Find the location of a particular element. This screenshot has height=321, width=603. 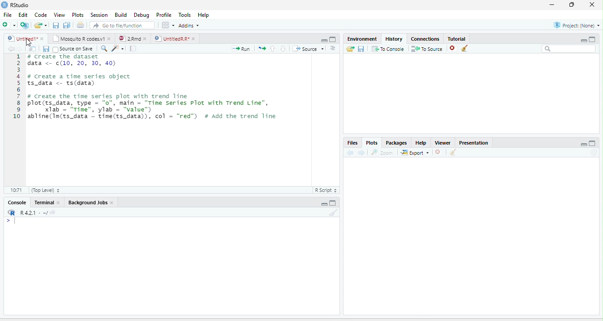

Compile Report is located at coordinates (133, 49).